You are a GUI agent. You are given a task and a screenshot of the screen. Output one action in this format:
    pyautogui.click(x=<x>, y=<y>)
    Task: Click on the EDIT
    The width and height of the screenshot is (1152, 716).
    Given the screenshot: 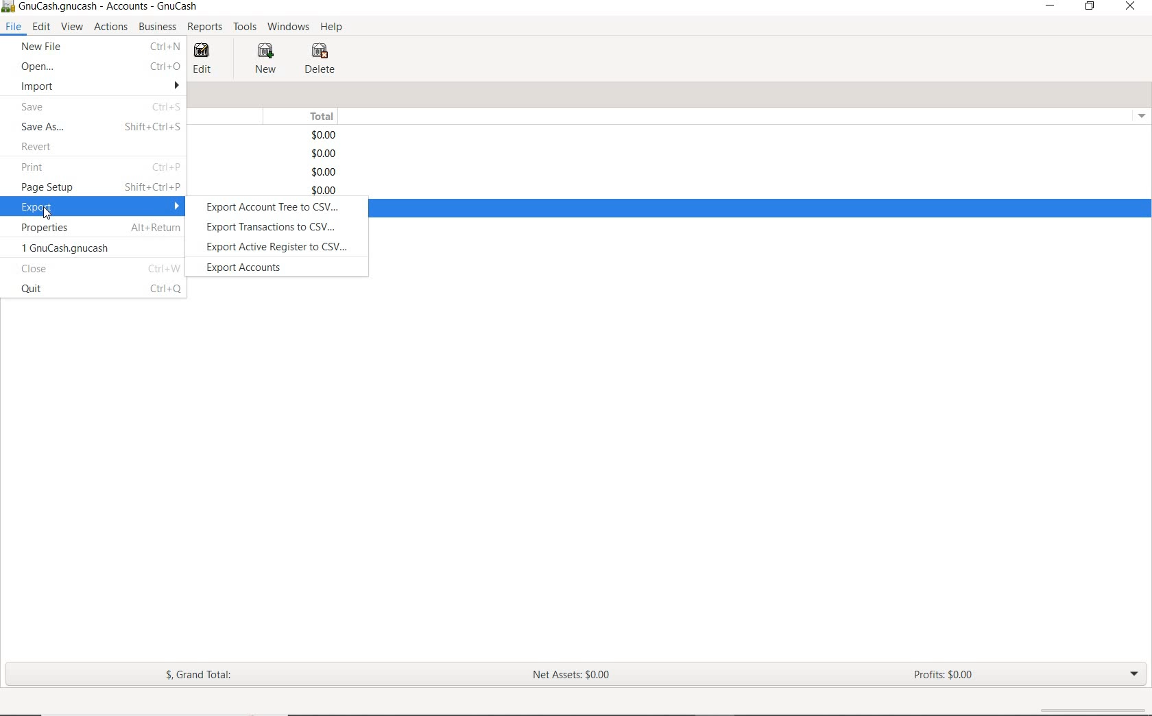 What is the action you would take?
    pyautogui.click(x=206, y=60)
    